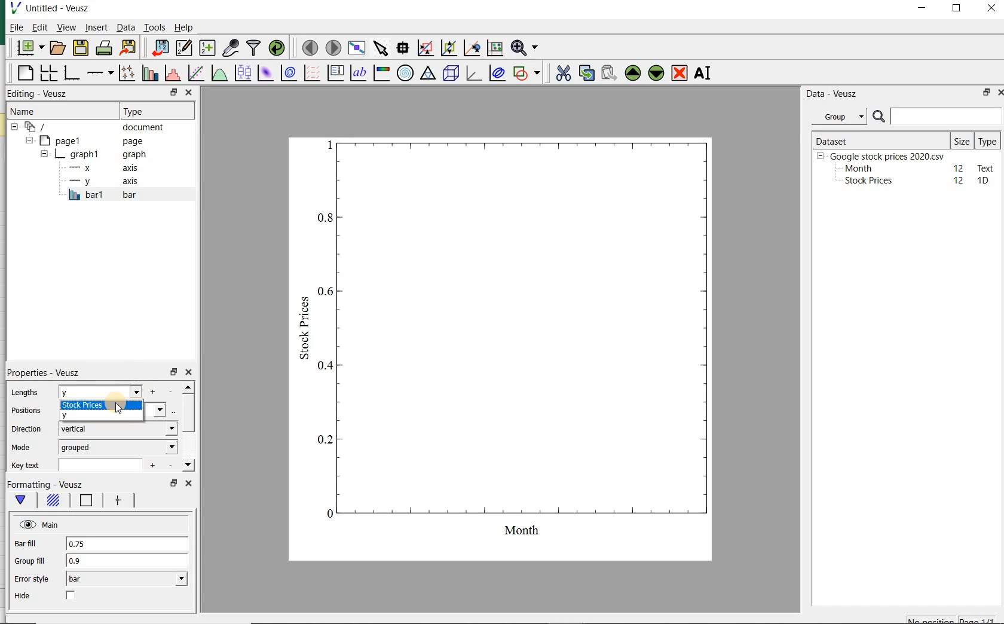 The image size is (1004, 624). Describe the element at coordinates (13, 29) in the screenshot. I see `File` at that location.